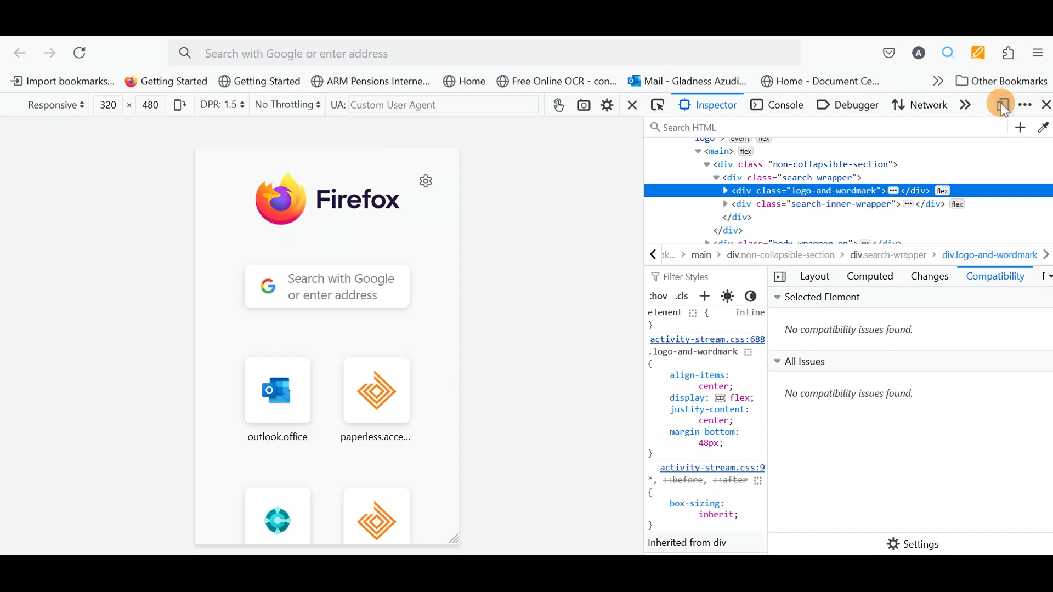 The height and width of the screenshot is (592, 1053). Describe the element at coordinates (707, 106) in the screenshot. I see `Inspector` at that location.